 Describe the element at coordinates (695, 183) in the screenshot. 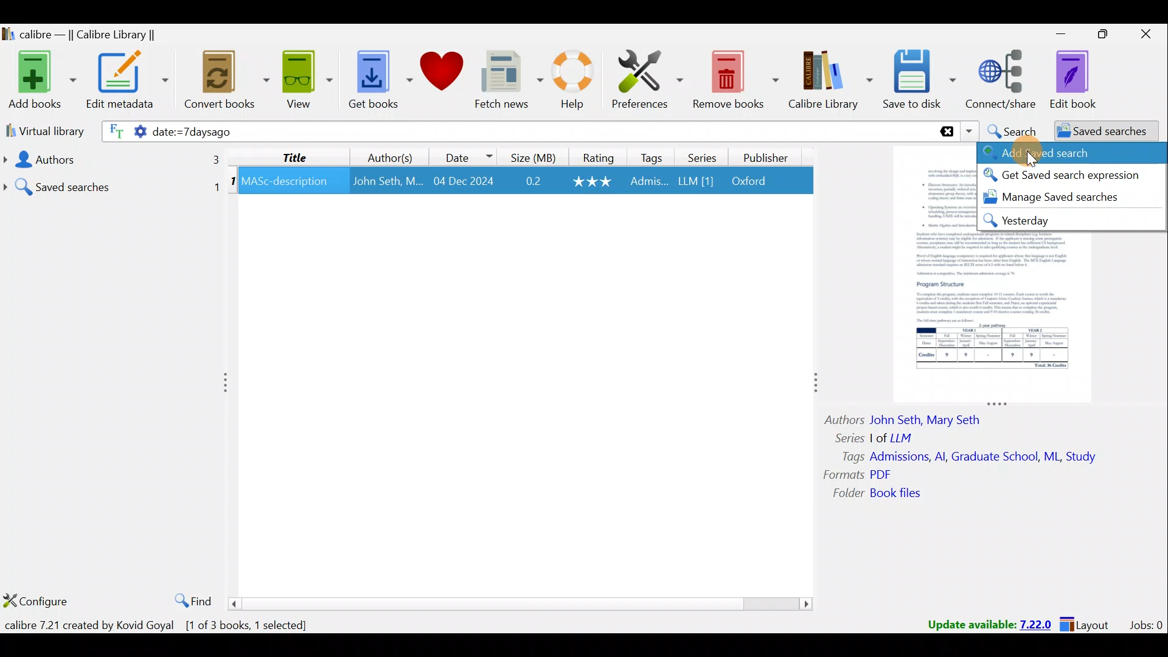

I see `LLM [1]` at that location.